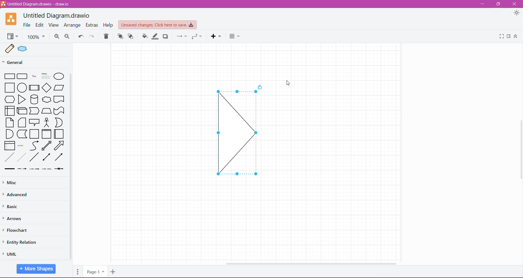  Describe the element at coordinates (24, 62) in the screenshot. I see `General` at that location.